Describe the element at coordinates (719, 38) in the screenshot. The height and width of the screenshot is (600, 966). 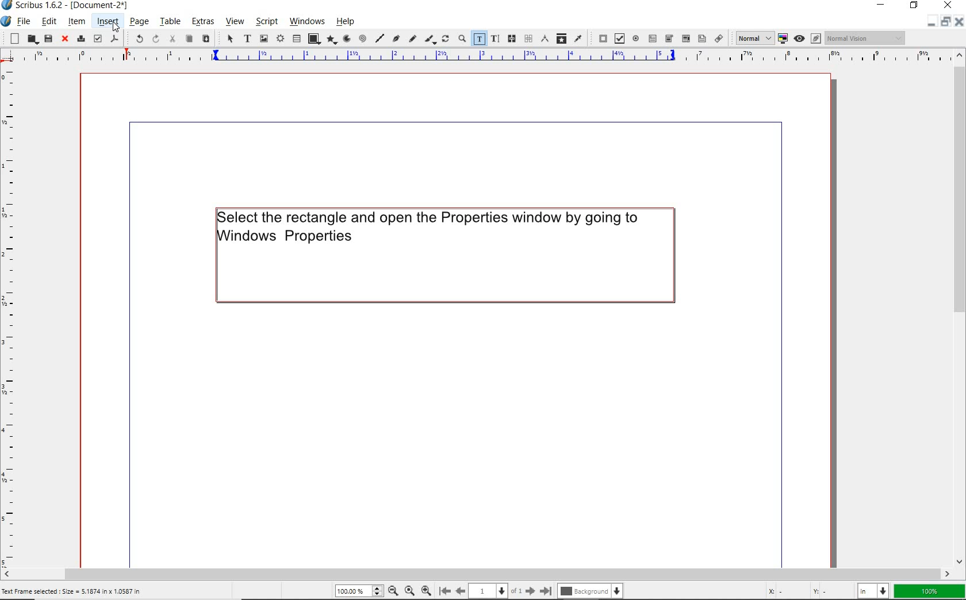
I see `link annotation` at that location.